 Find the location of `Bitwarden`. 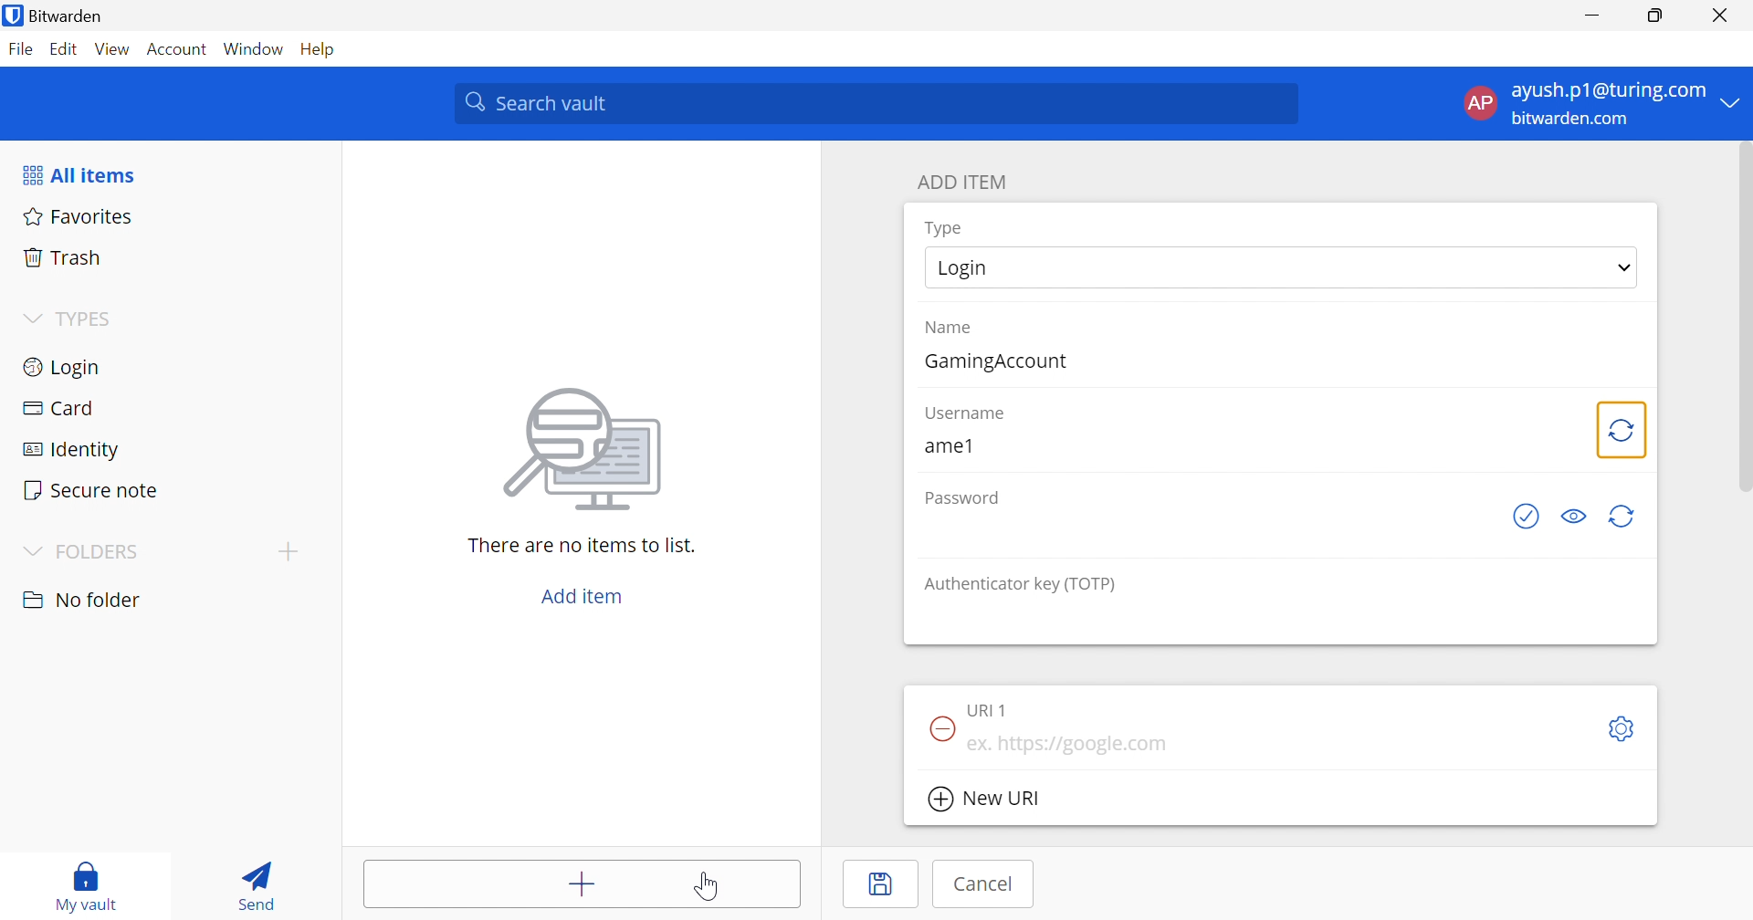

Bitwarden is located at coordinates (53, 15).